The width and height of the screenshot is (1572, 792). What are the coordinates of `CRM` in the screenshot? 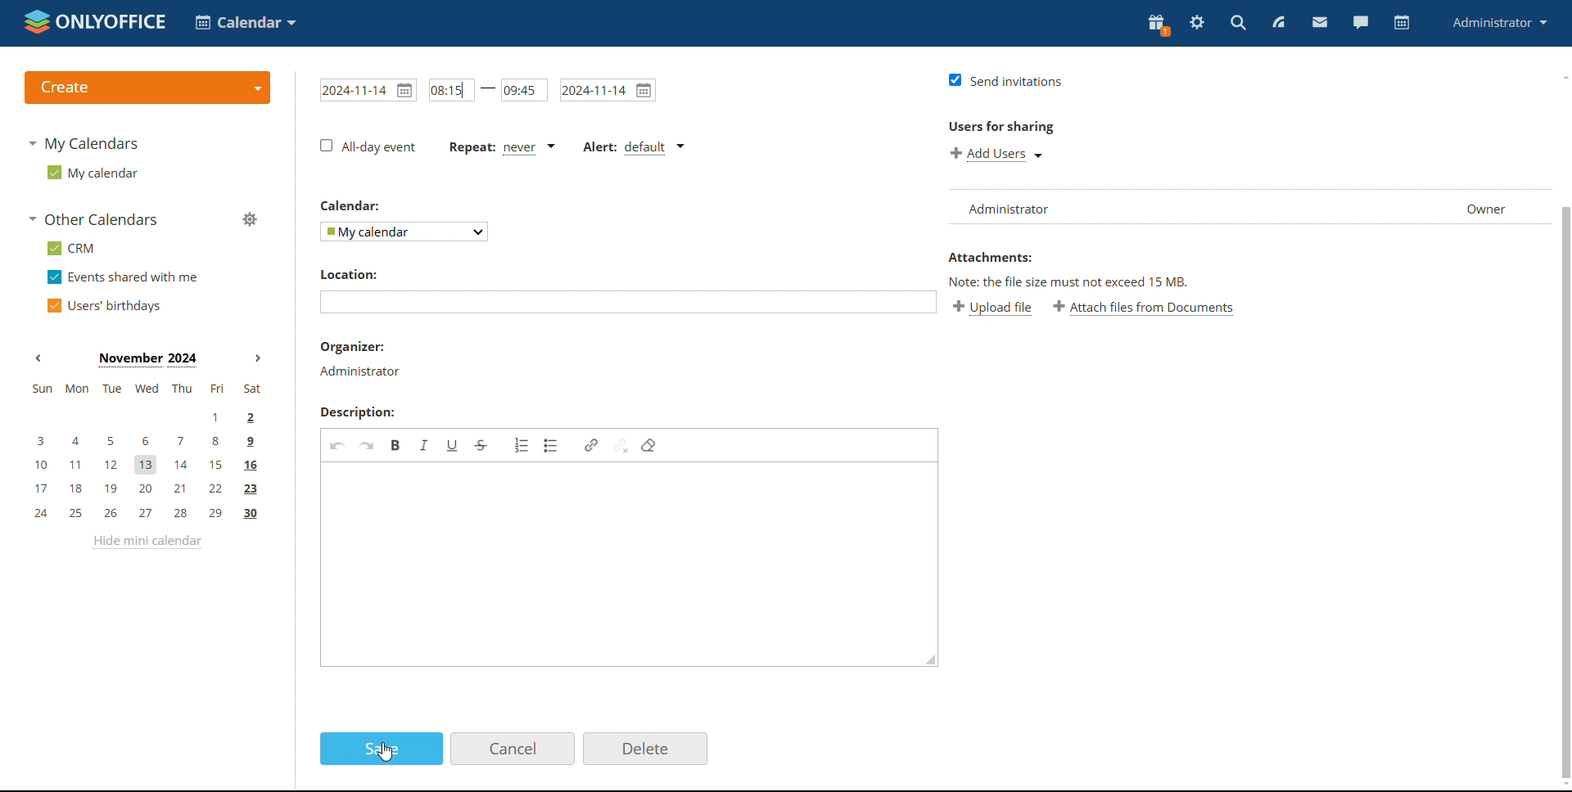 It's located at (71, 248).